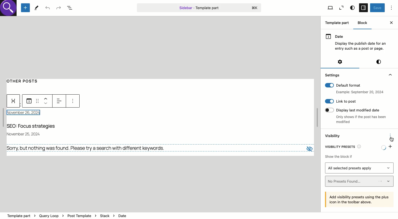  Describe the element at coordinates (72, 8) in the screenshot. I see `Document overview ` at that location.